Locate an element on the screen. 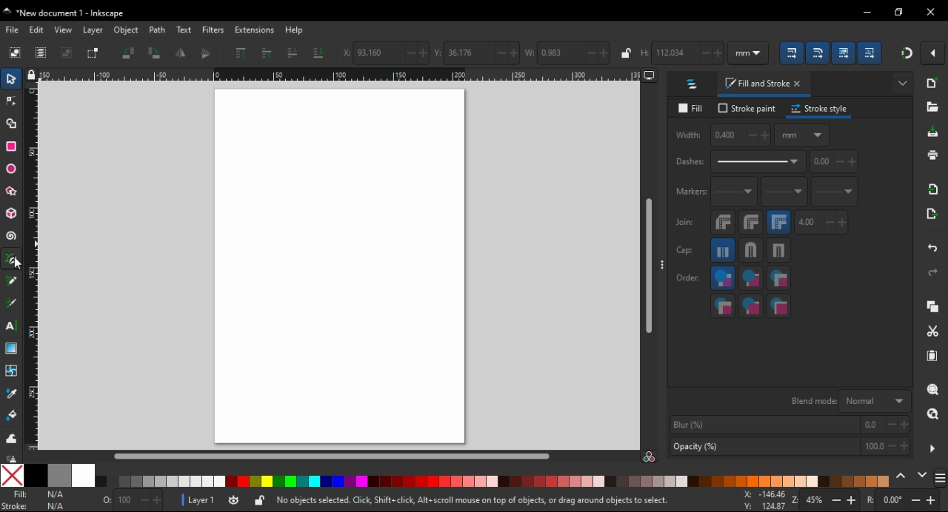  help is located at coordinates (294, 30).